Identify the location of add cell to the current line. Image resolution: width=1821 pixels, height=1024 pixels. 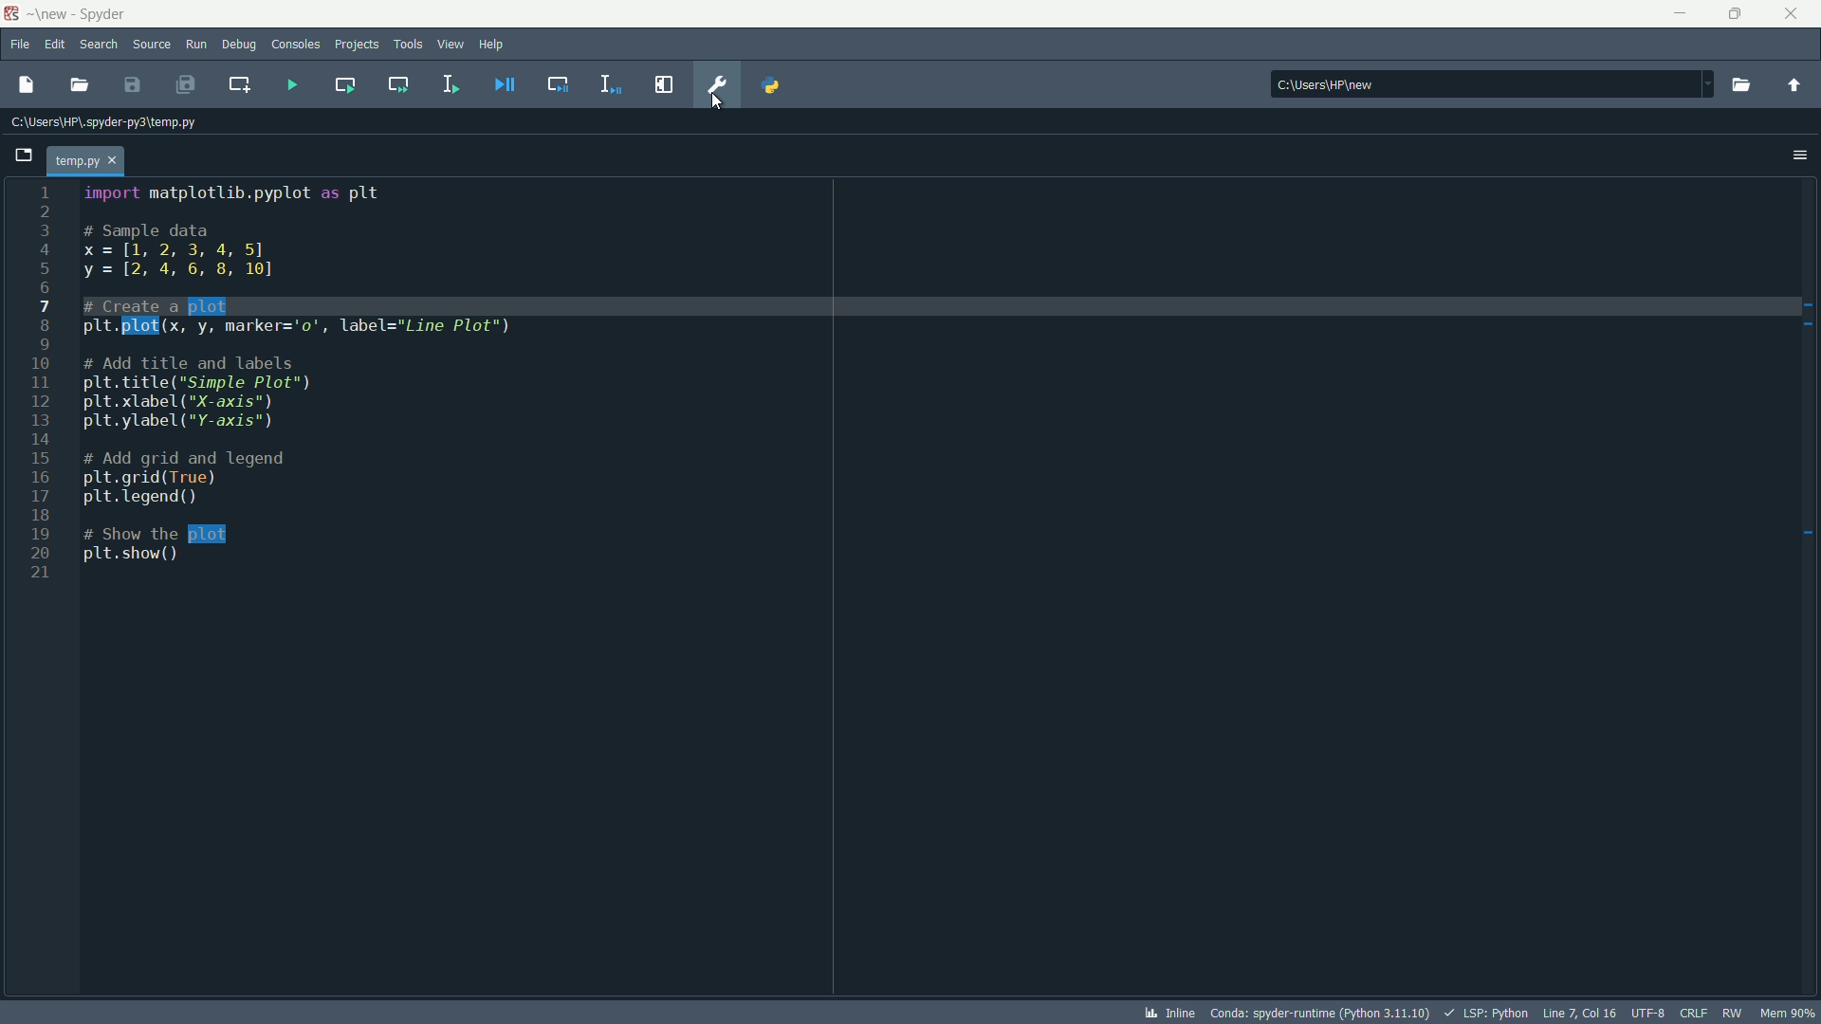
(238, 84).